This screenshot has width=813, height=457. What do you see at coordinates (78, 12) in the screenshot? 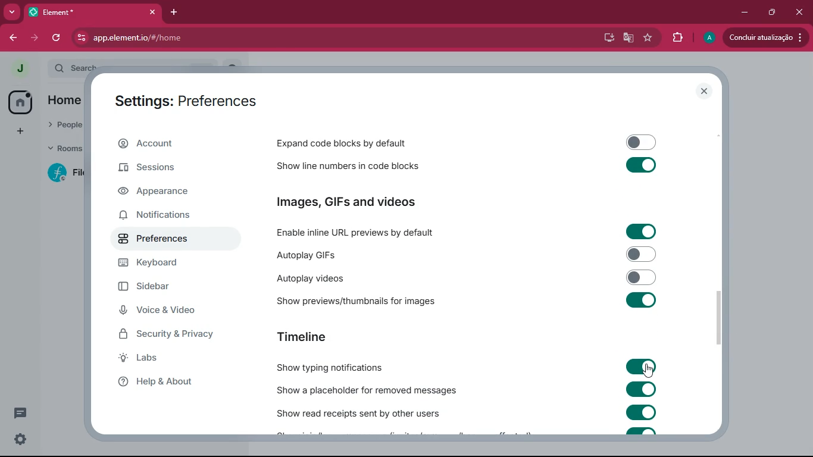
I see `tab` at bounding box center [78, 12].